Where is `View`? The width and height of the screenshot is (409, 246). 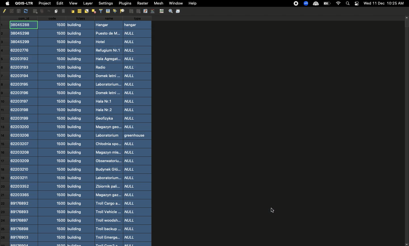 View is located at coordinates (73, 3).